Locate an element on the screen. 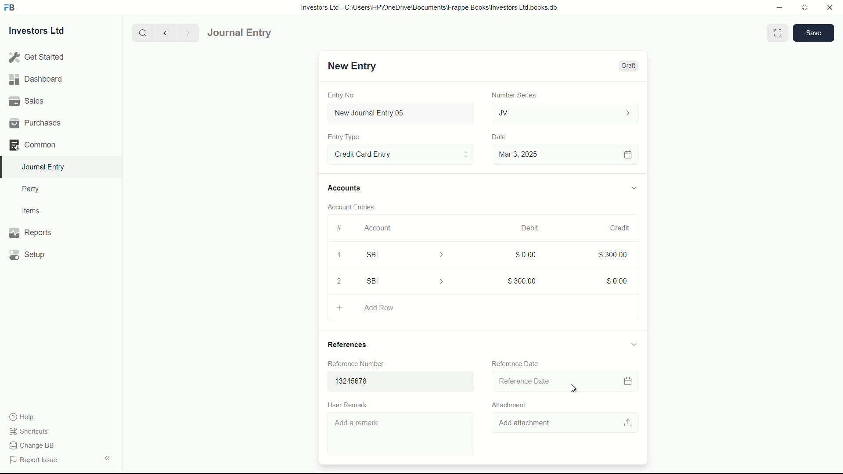 The height and width of the screenshot is (474, 843). Add Row is located at coordinates (480, 309).